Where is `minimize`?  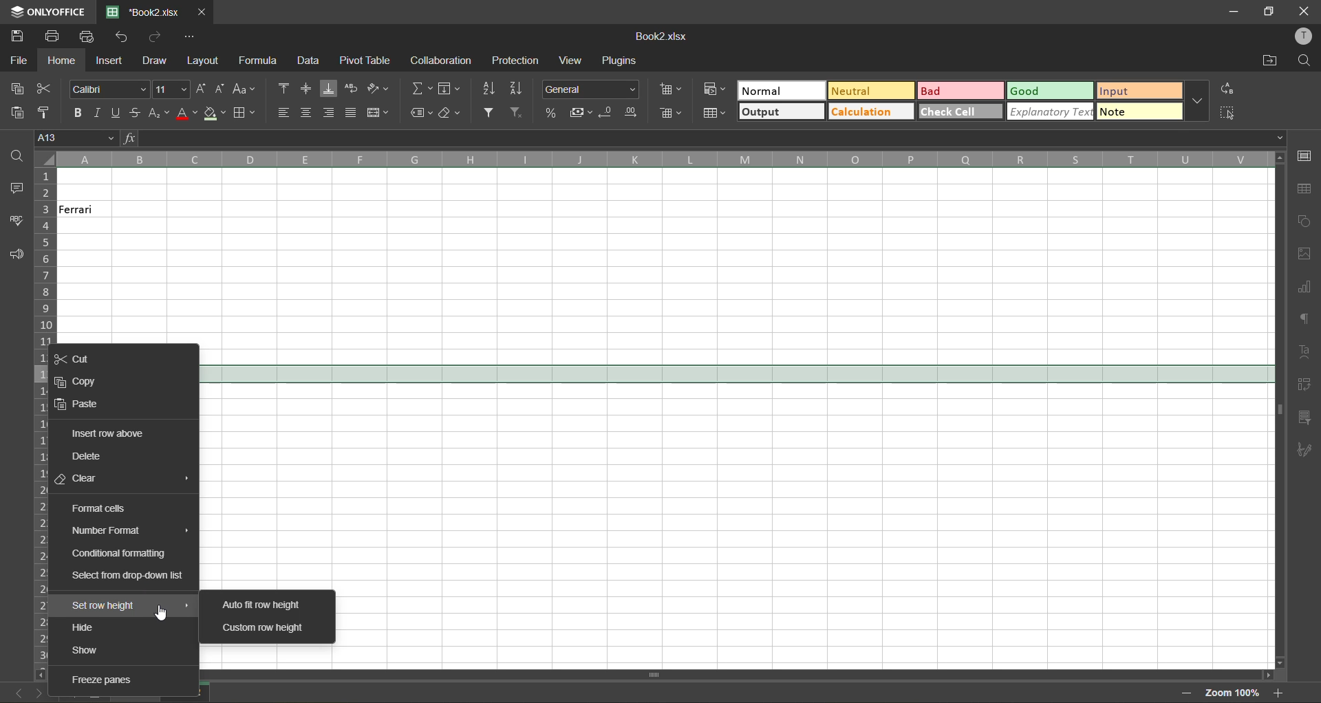 minimize is located at coordinates (1232, 10).